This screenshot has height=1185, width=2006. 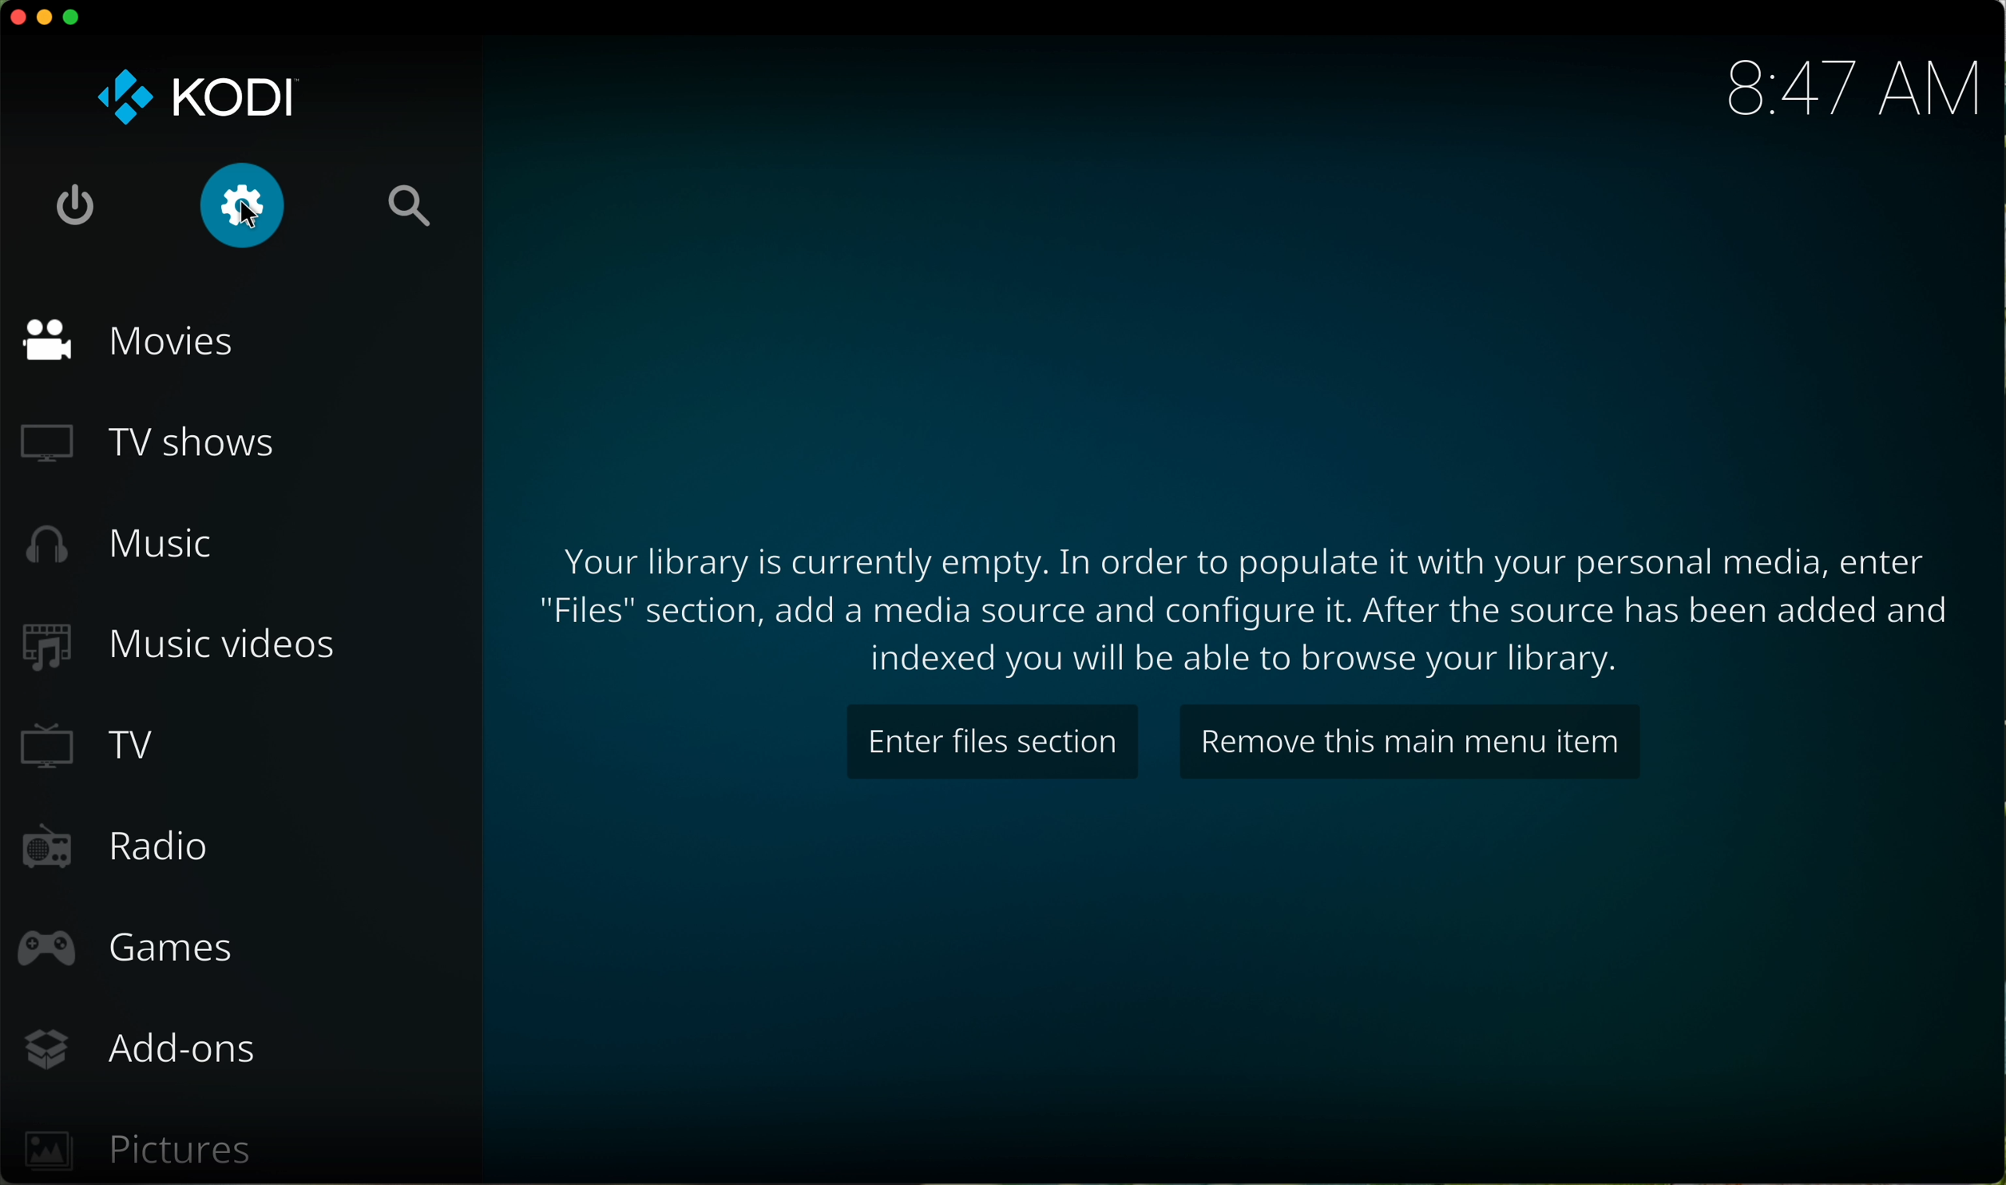 I want to click on cursor, so click(x=247, y=216).